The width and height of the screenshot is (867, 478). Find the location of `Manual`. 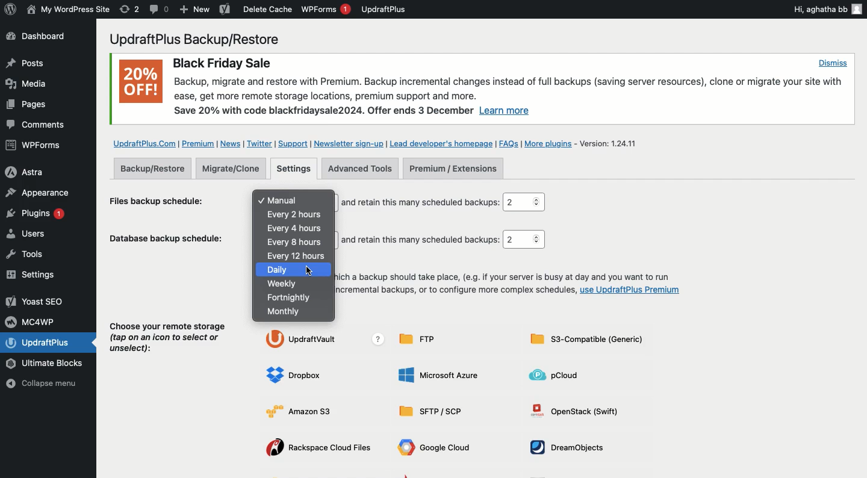

Manual is located at coordinates (298, 200).